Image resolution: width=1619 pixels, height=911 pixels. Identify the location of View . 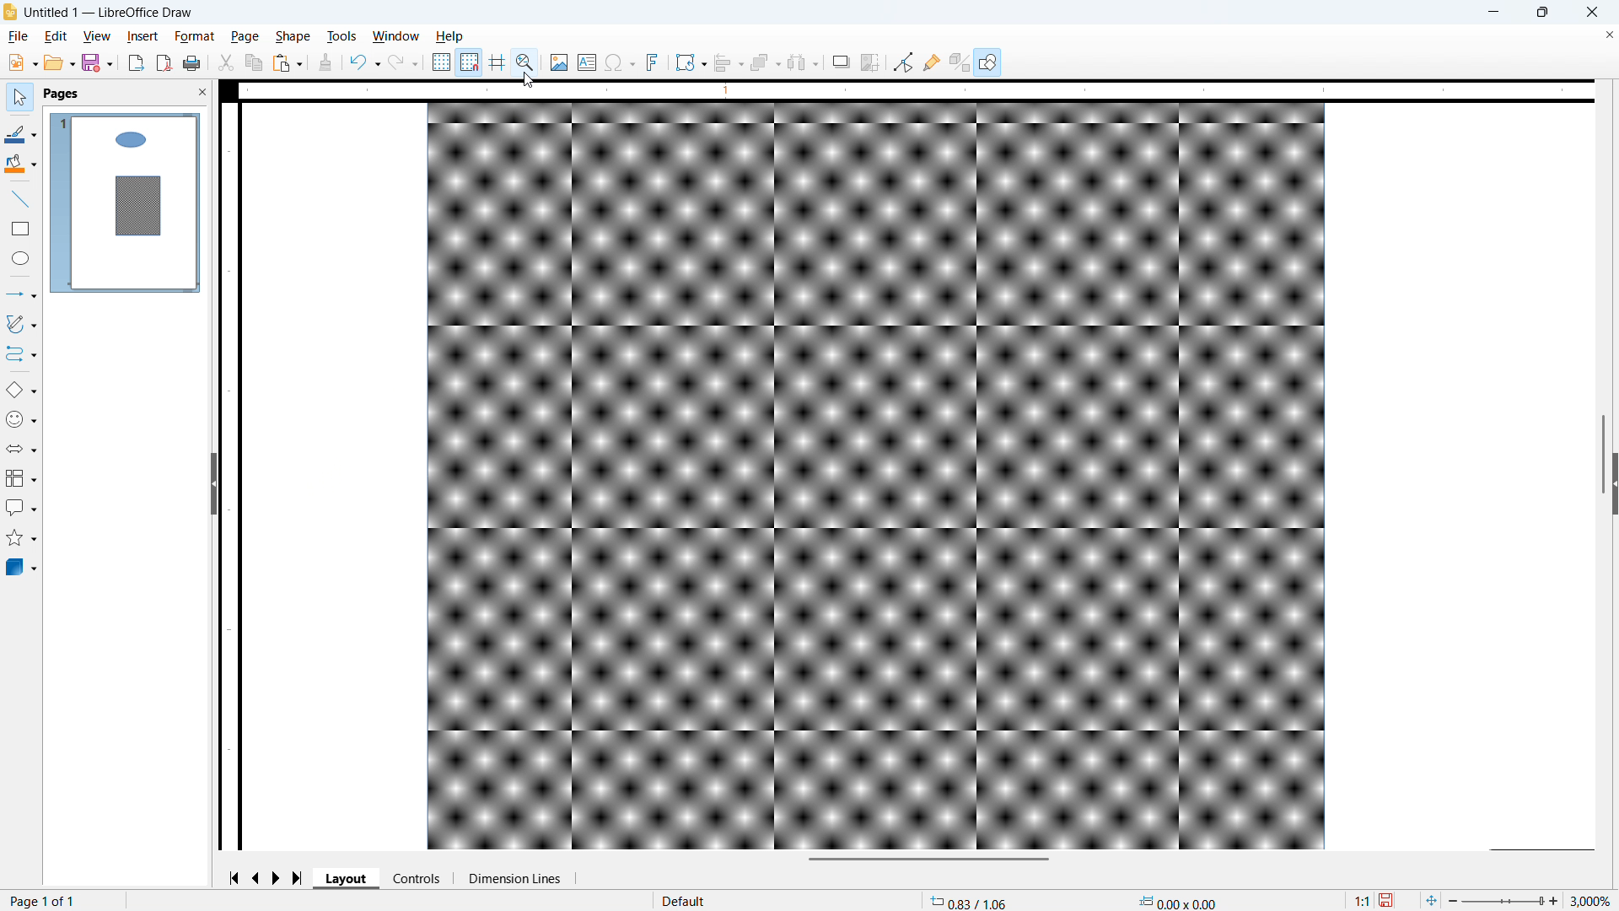
(99, 37).